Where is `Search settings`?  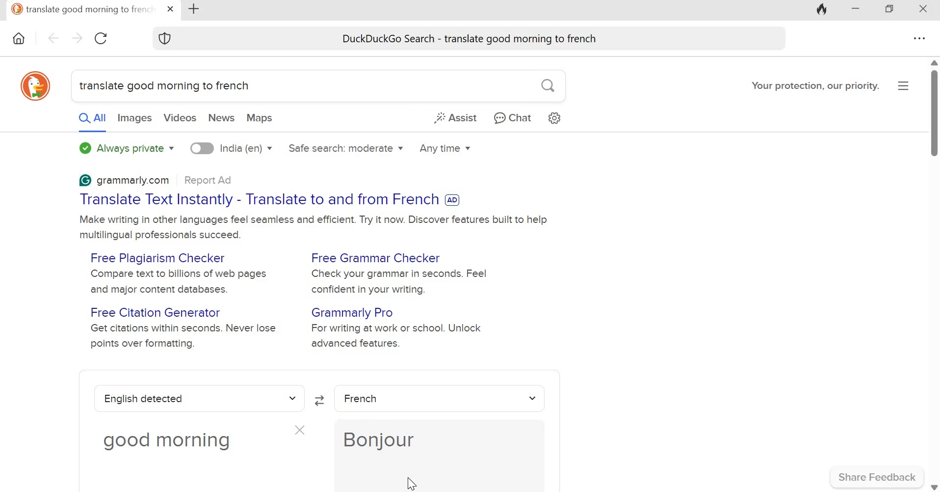
Search settings is located at coordinates (555, 117).